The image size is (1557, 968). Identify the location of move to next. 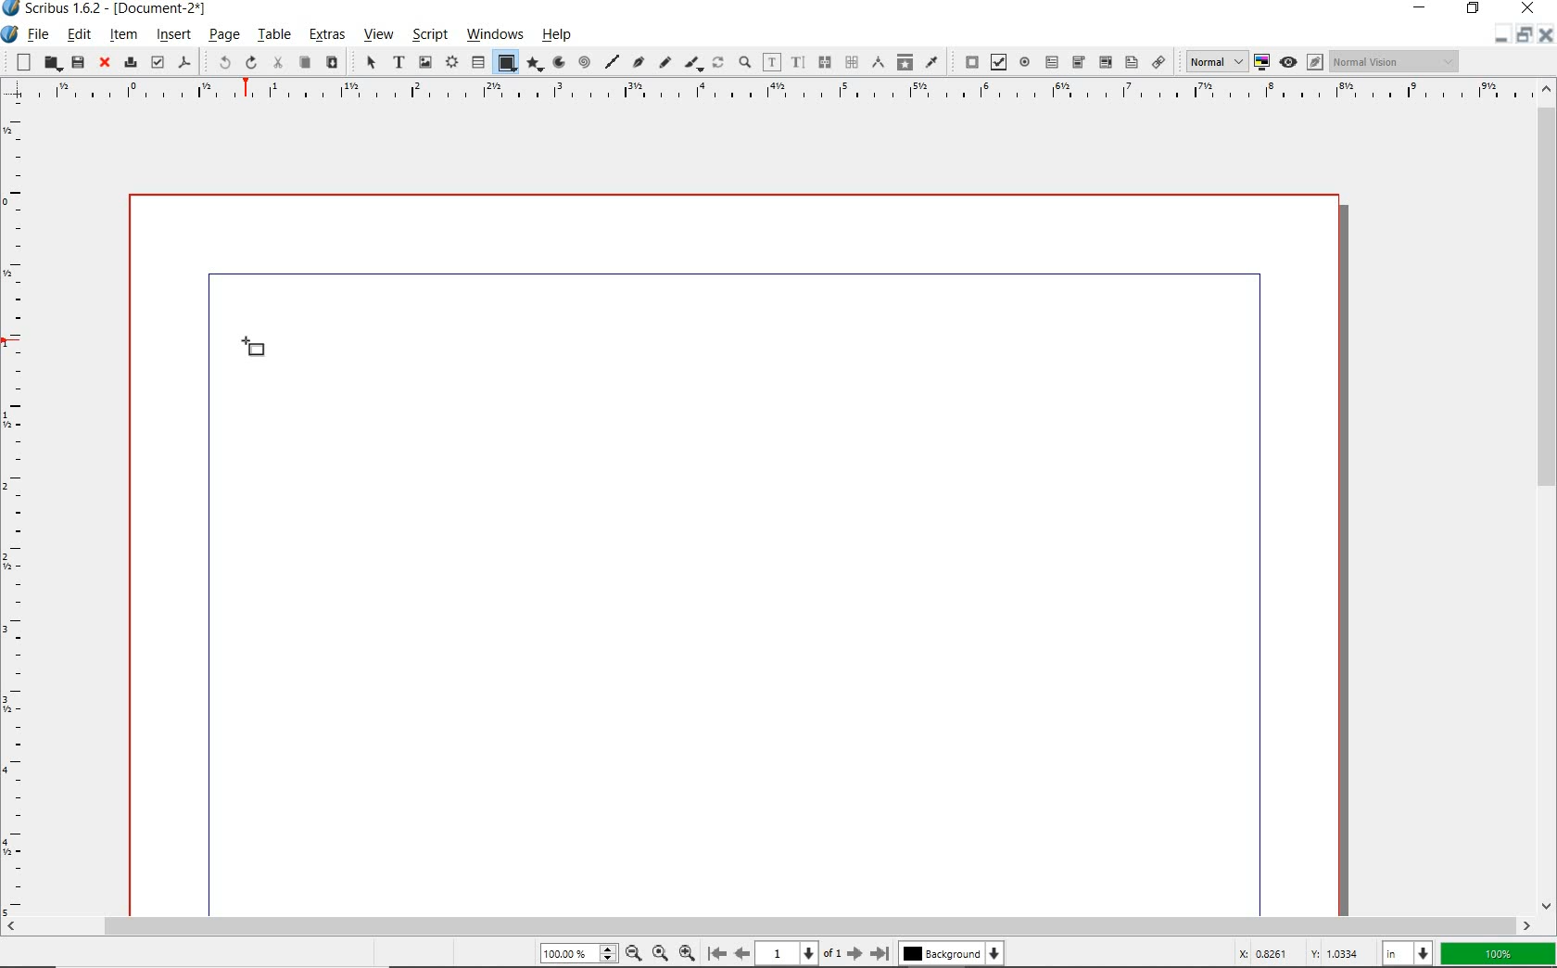
(855, 953).